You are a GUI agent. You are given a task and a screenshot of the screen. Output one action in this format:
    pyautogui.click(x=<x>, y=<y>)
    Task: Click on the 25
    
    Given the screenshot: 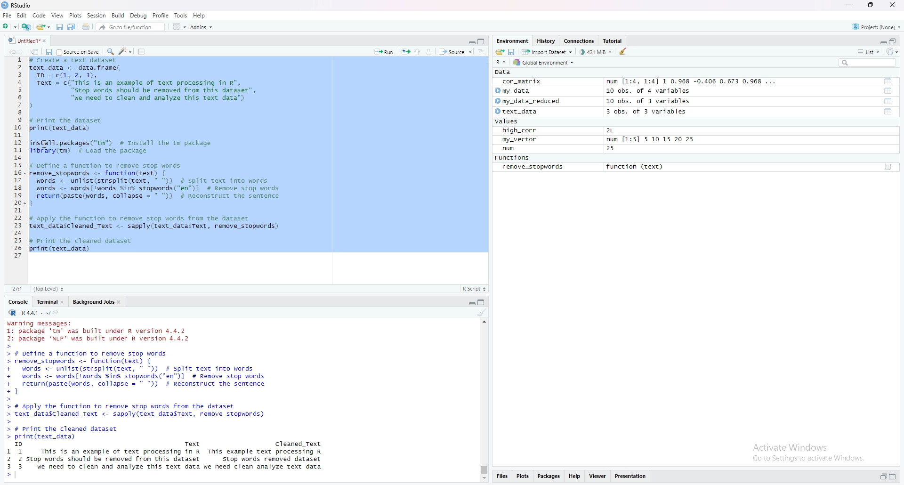 What is the action you would take?
    pyautogui.click(x=611, y=149)
    